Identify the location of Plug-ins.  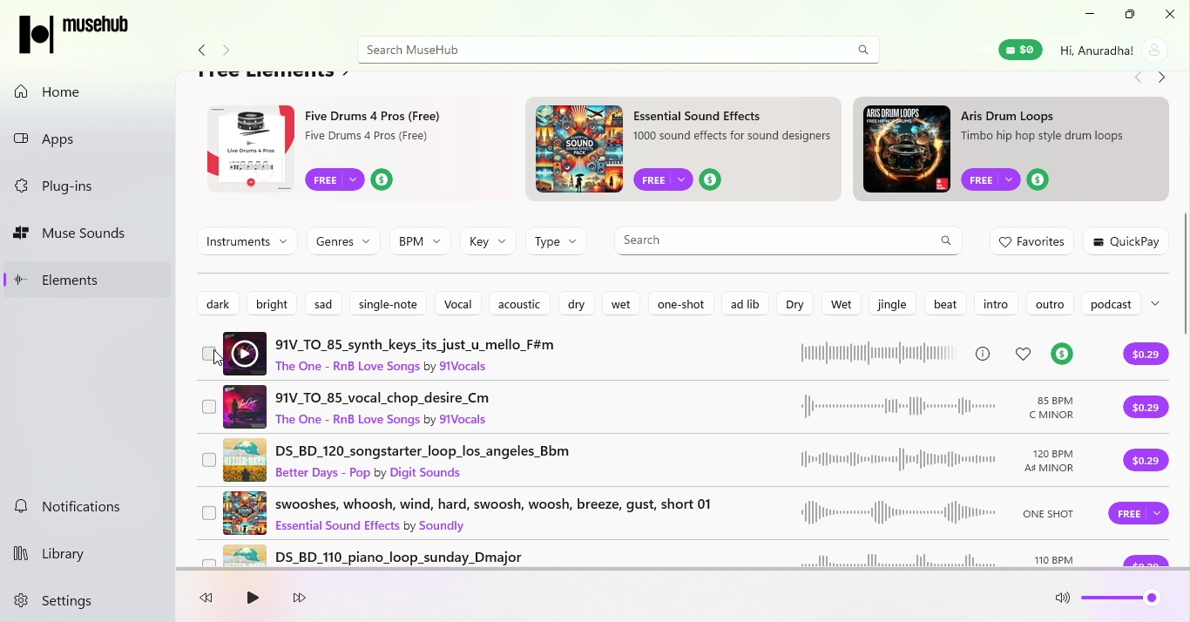
(91, 187).